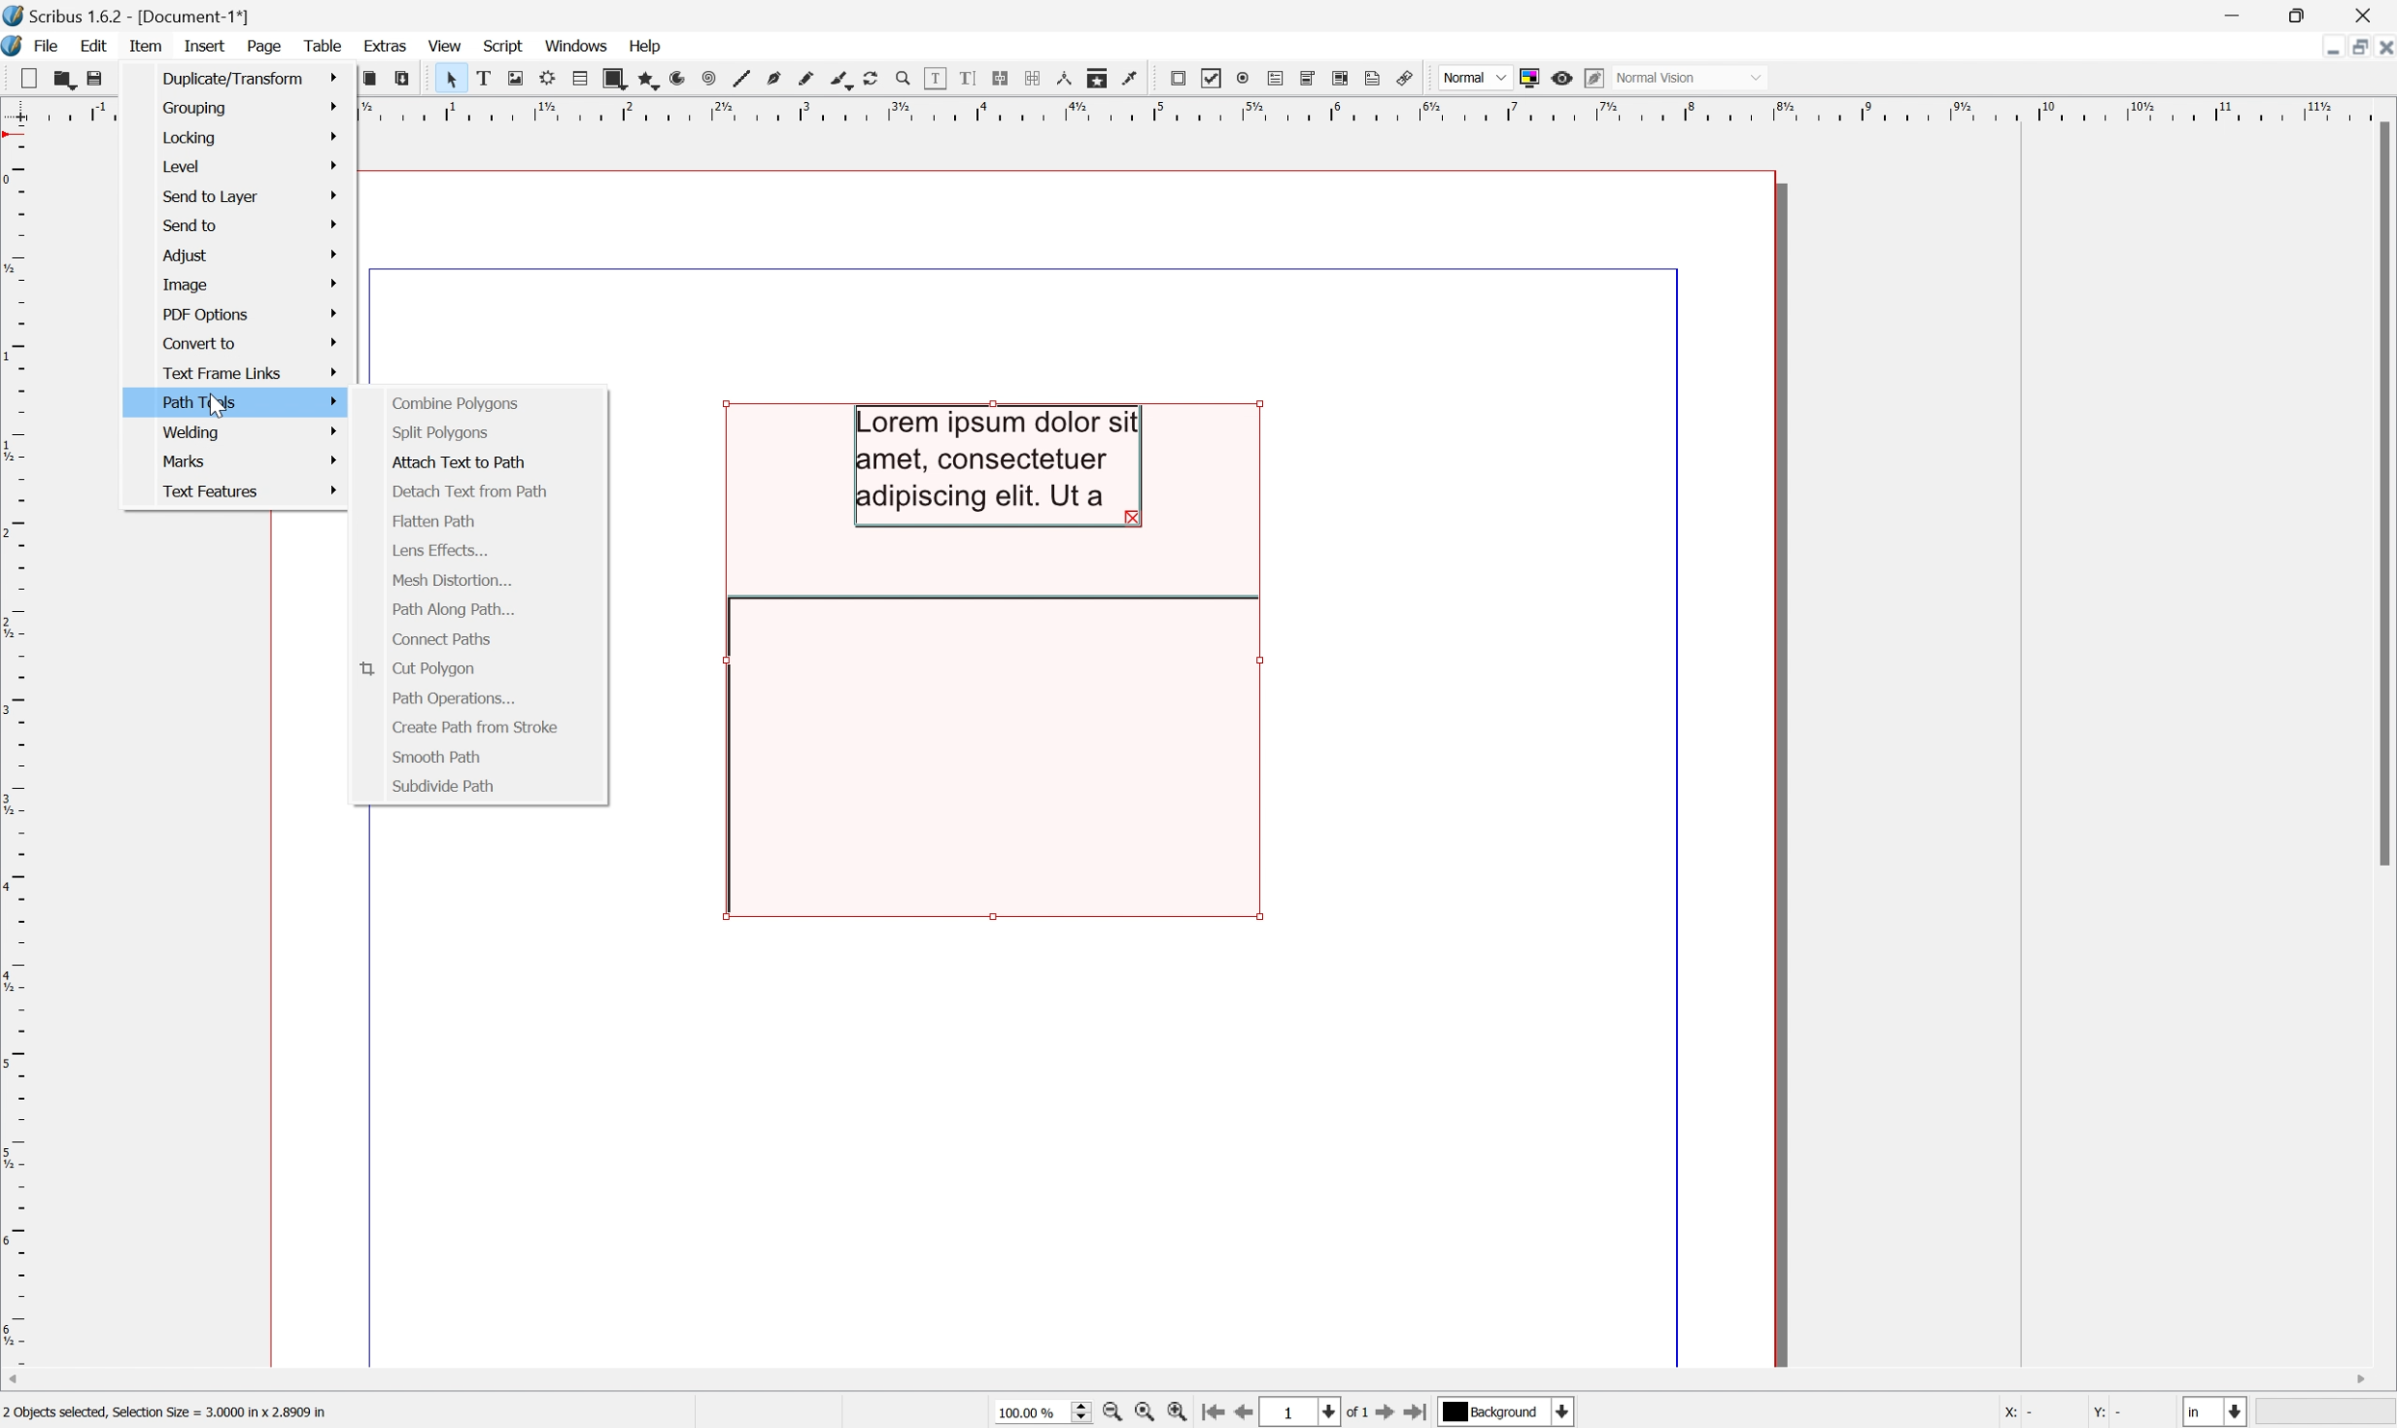  I want to click on Save, so click(91, 78).